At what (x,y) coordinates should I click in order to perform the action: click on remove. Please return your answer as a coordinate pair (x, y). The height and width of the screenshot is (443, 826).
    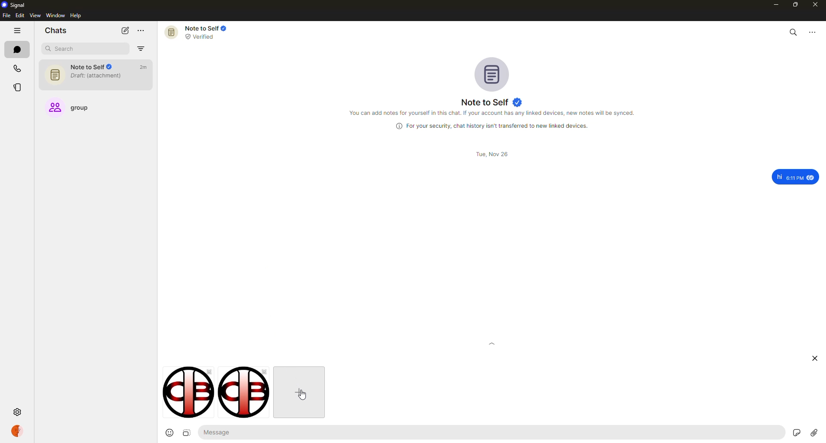
    Looking at the image, I should click on (267, 372).